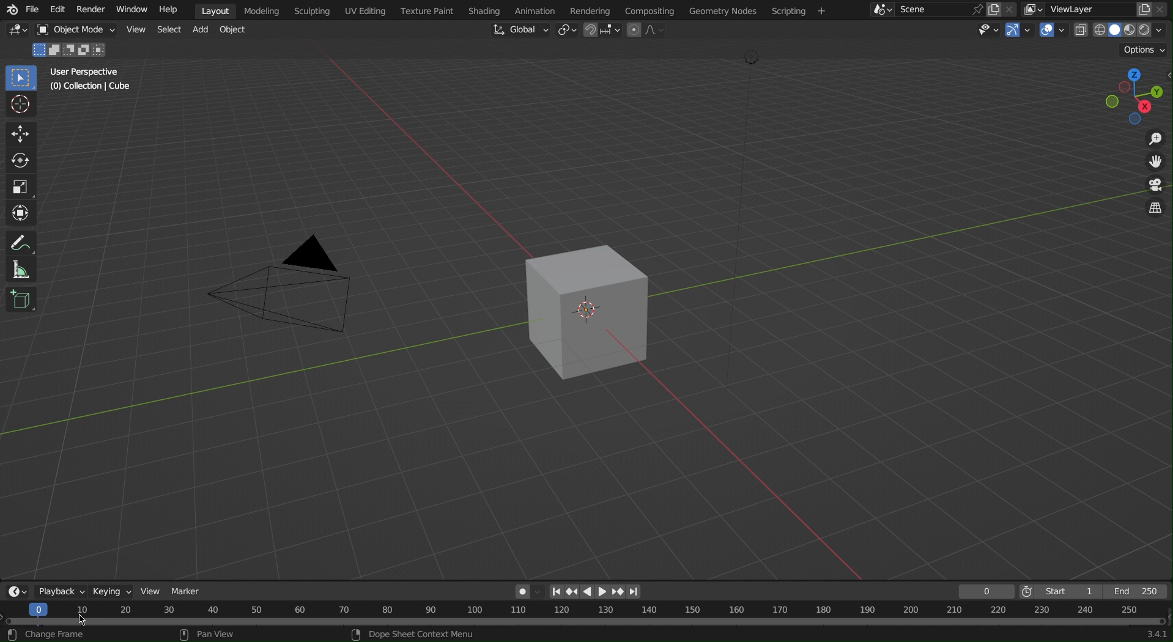 The height and width of the screenshot is (642, 1173). I want to click on blend logo, so click(11, 9).